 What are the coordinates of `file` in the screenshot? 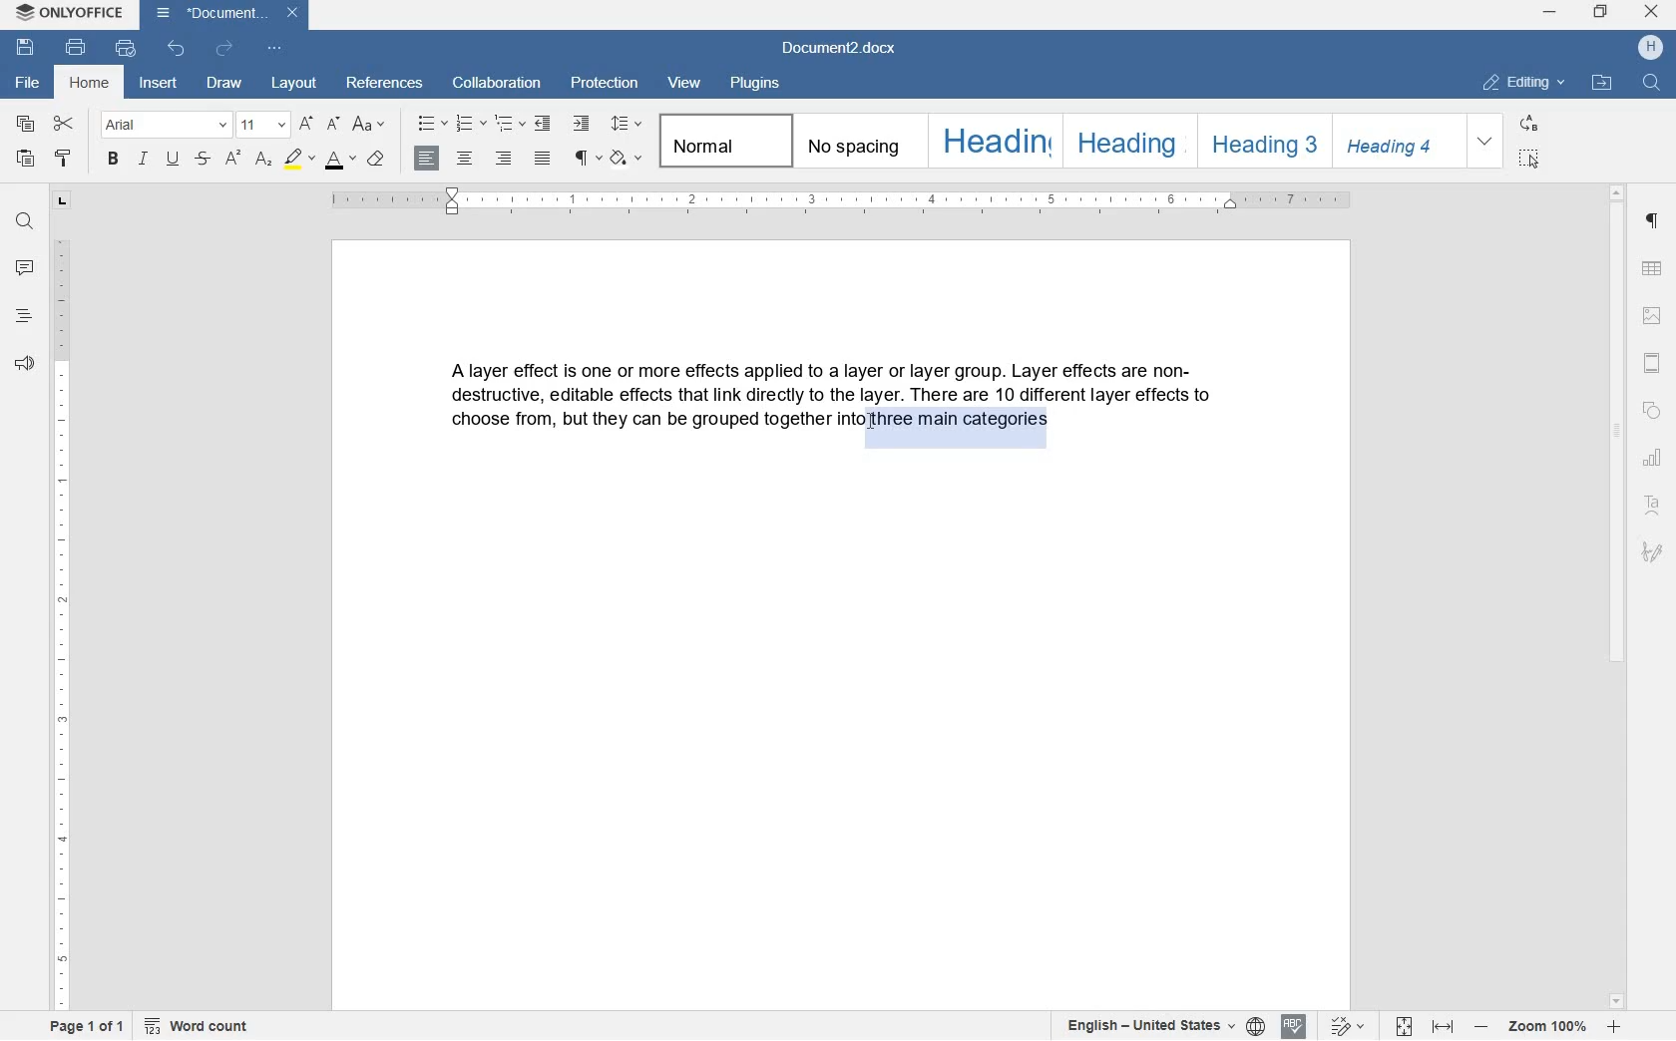 It's located at (25, 83).